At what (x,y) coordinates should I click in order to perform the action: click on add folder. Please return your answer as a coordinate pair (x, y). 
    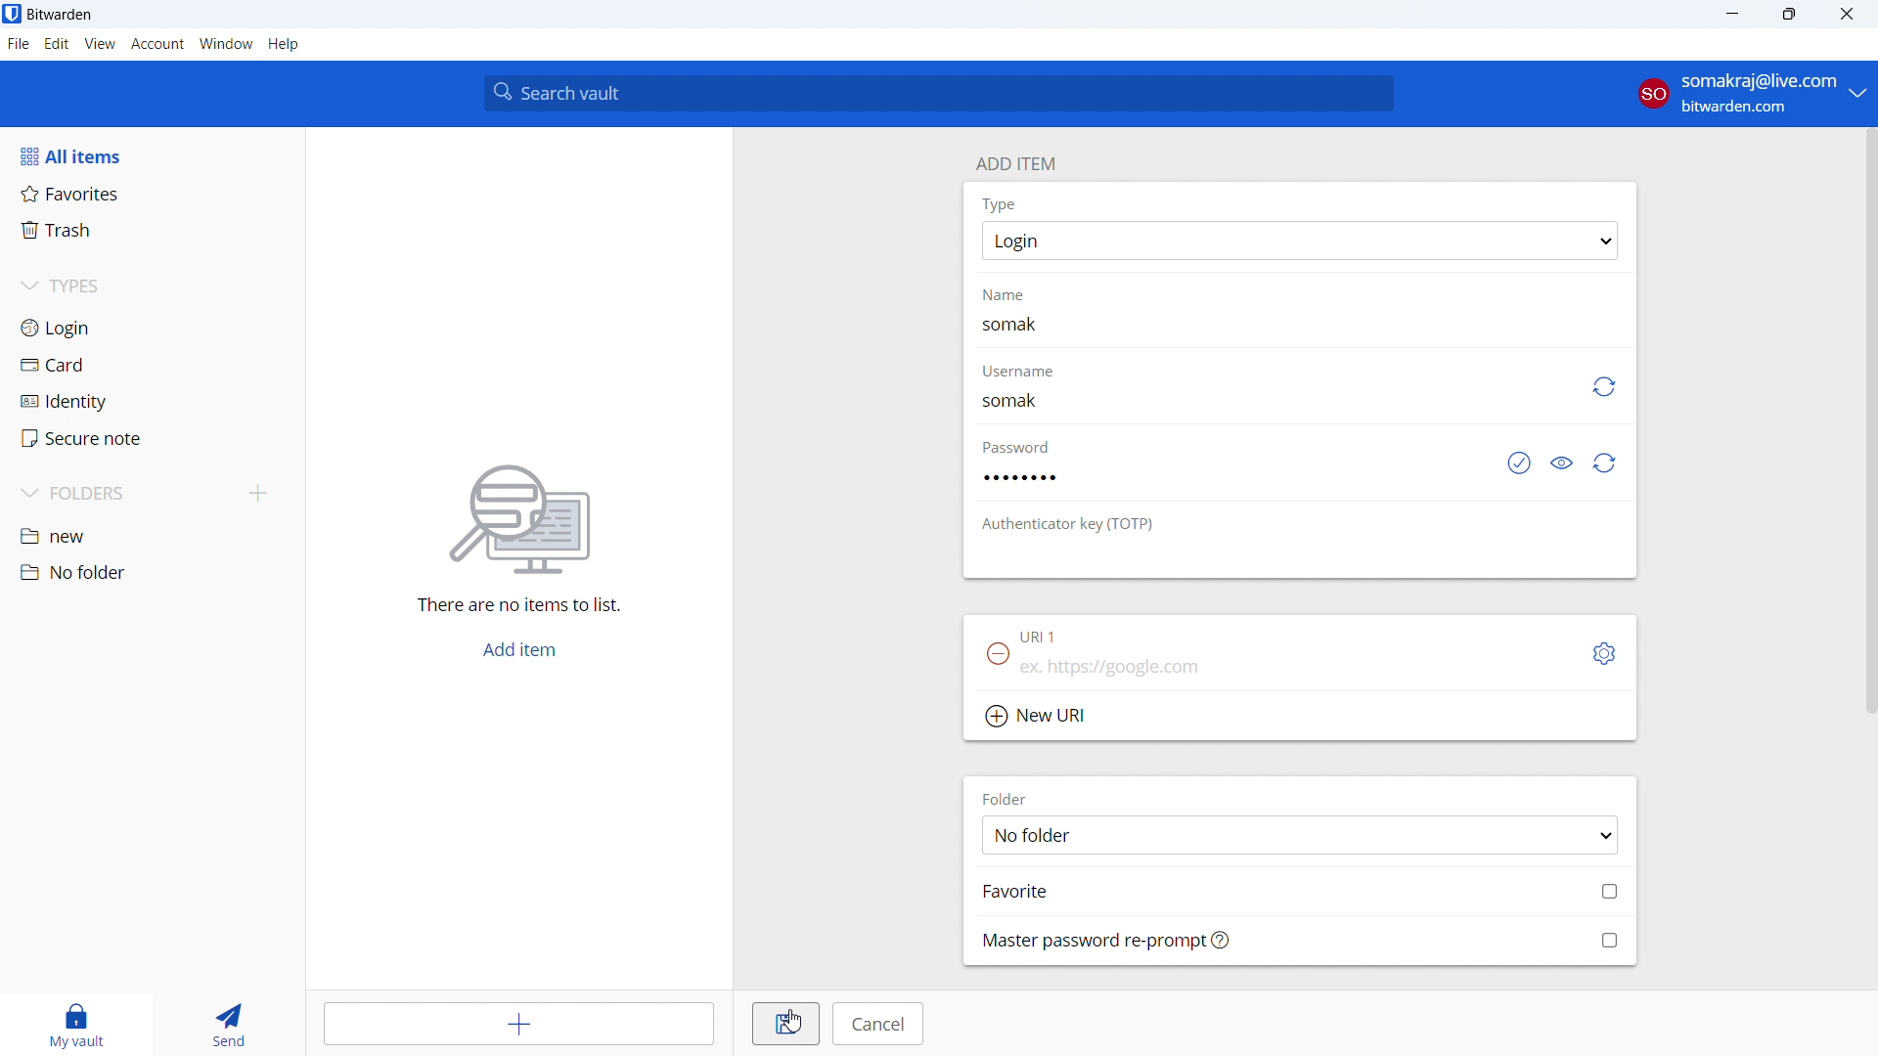
    Looking at the image, I should click on (258, 495).